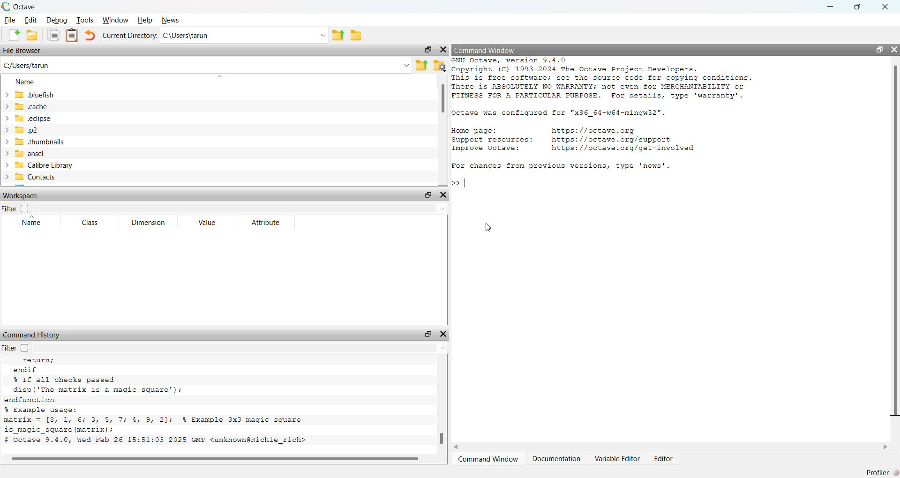  Describe the element at coordinates (457, 447) in the screenshot. I see `scroll left` at that location.